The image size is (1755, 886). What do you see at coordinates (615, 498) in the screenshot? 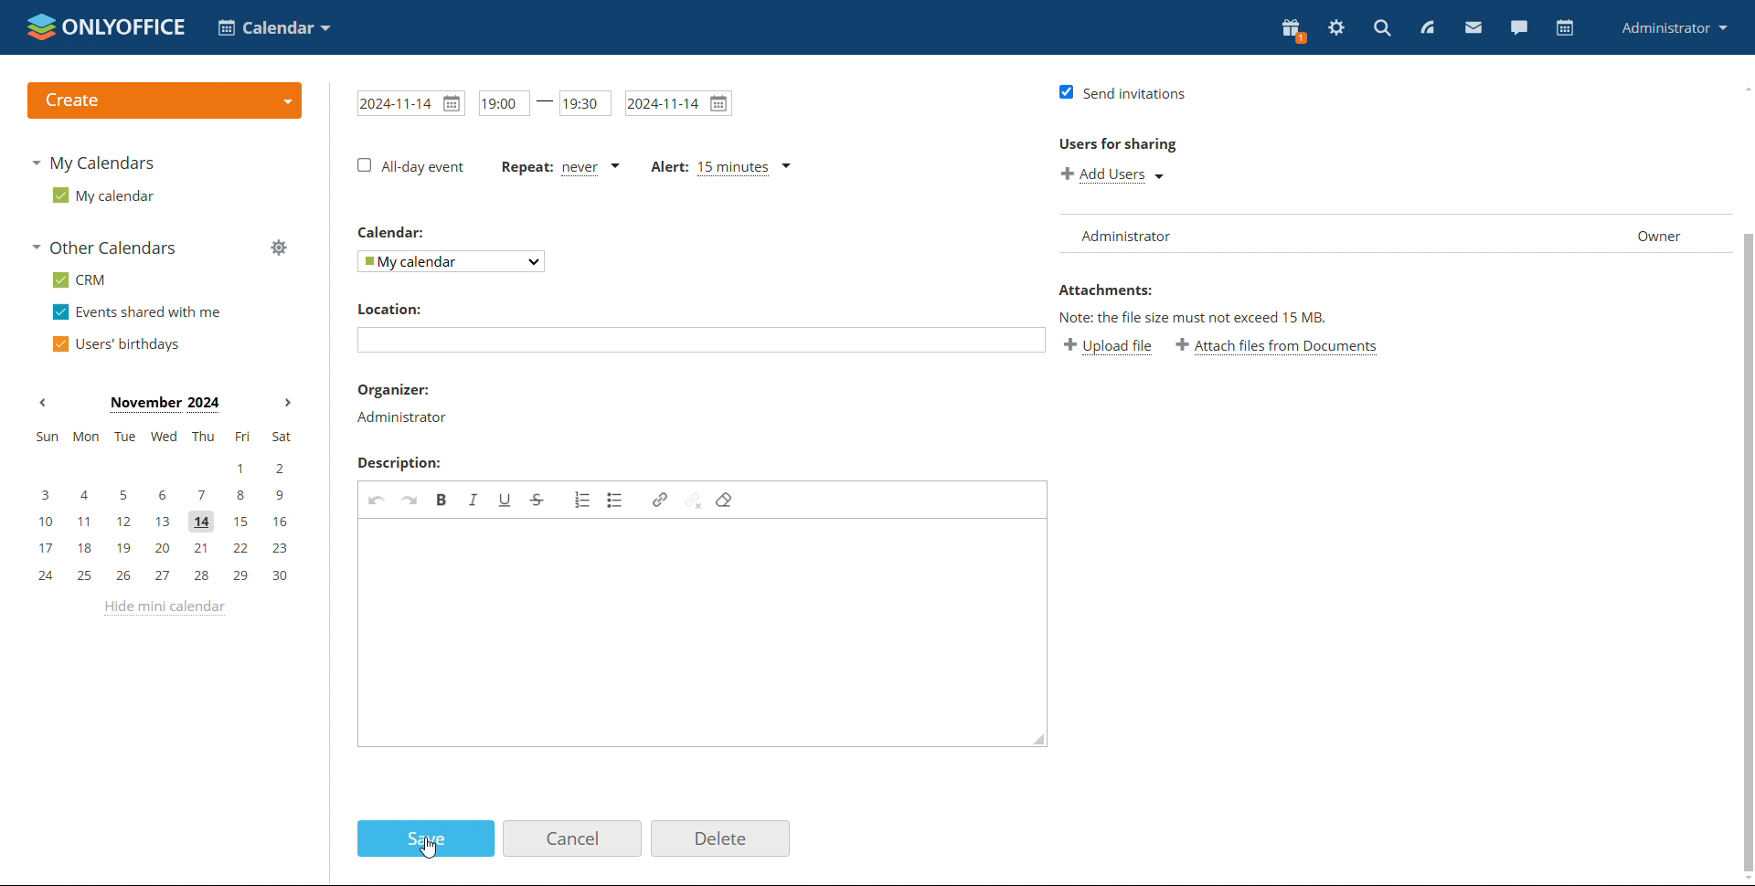
I see `insert/remove bulleted list` at bounding box center [615, 498].